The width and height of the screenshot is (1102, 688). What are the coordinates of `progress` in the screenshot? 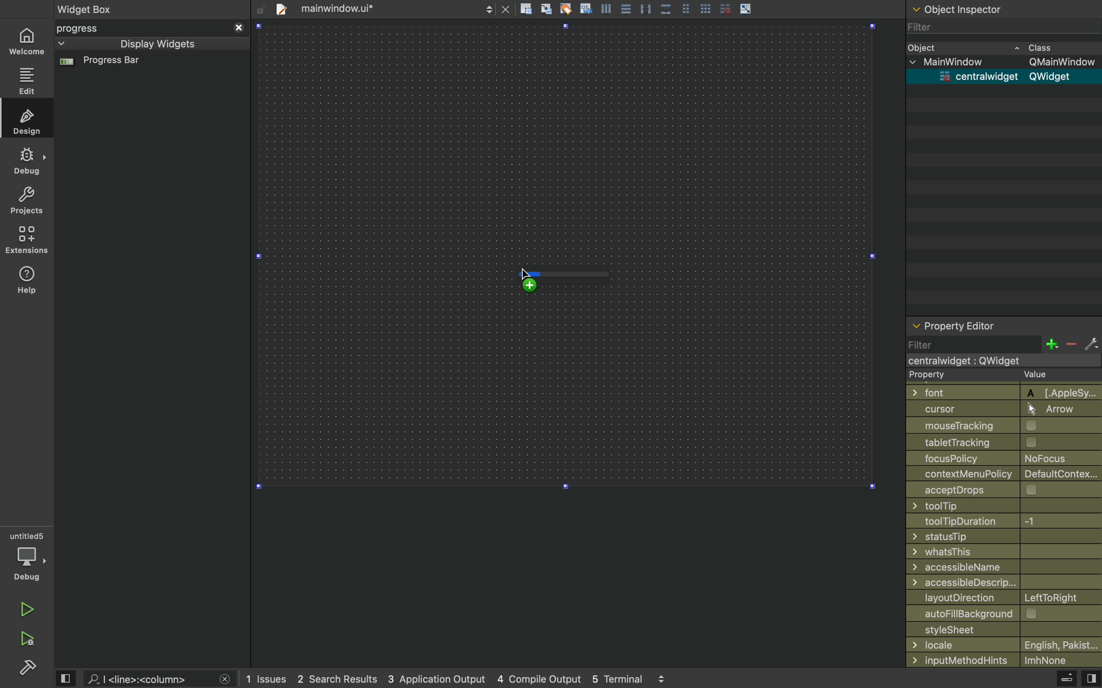 It's located at (151, 28).